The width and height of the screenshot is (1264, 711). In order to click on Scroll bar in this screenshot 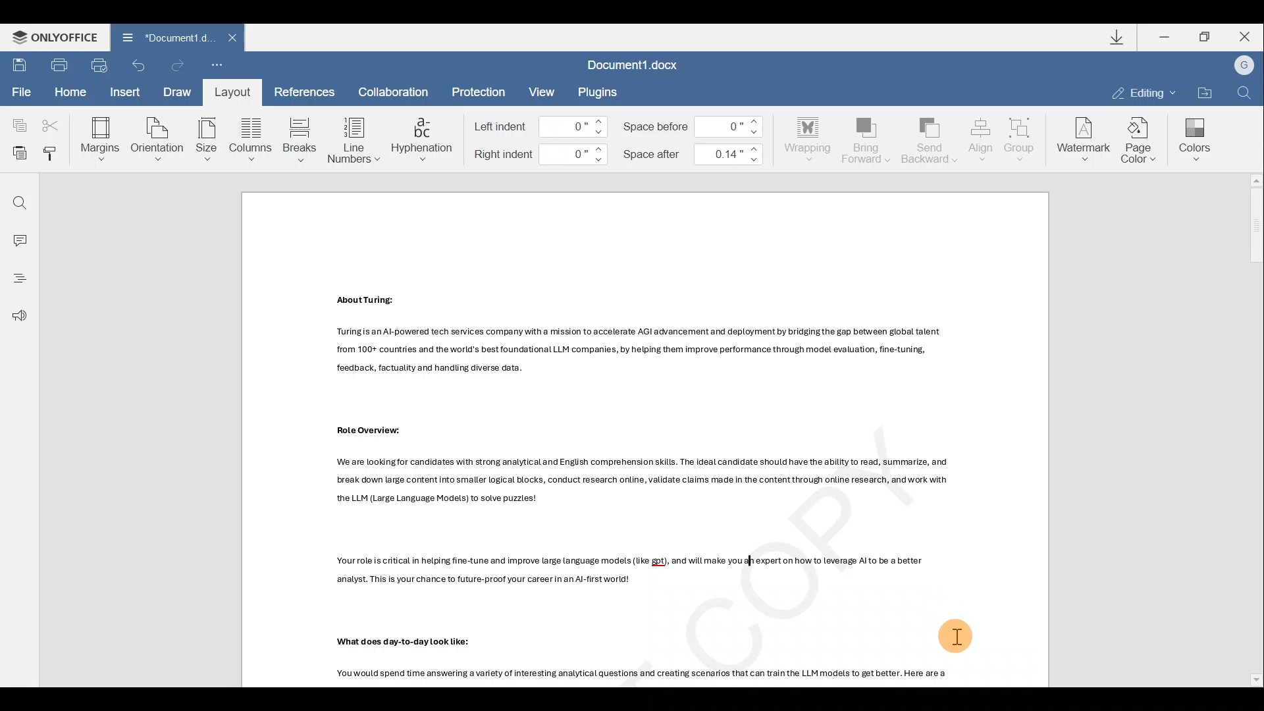, I will do `click(1251, 429)`.